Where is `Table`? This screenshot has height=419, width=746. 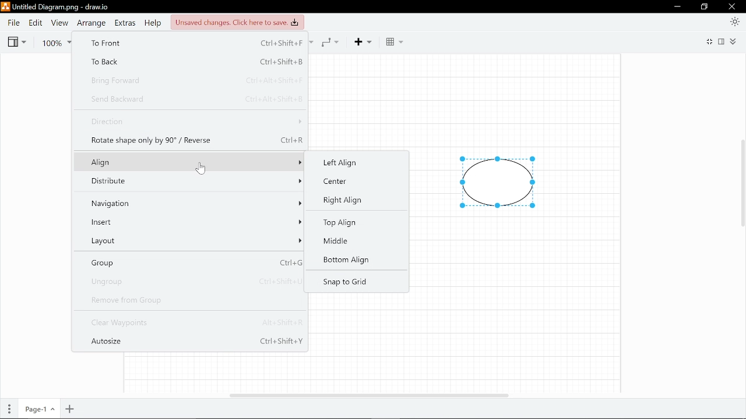 Table is located at coordinates (394, 42).